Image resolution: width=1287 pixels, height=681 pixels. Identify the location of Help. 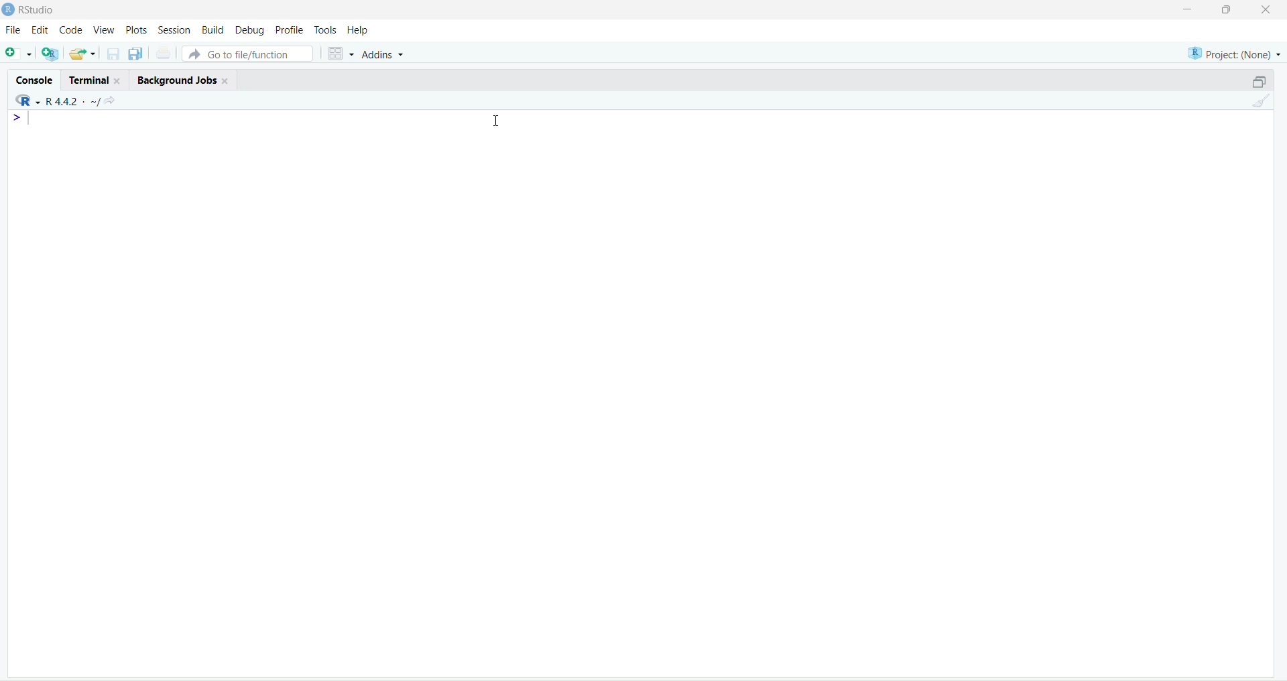
(358, 30).